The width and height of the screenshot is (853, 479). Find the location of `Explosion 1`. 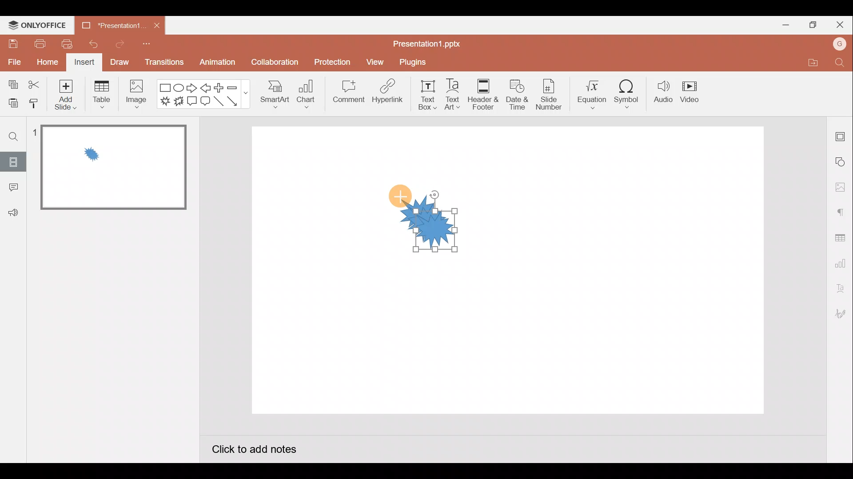

Explosion 1 is located at coordinates (163, 102).